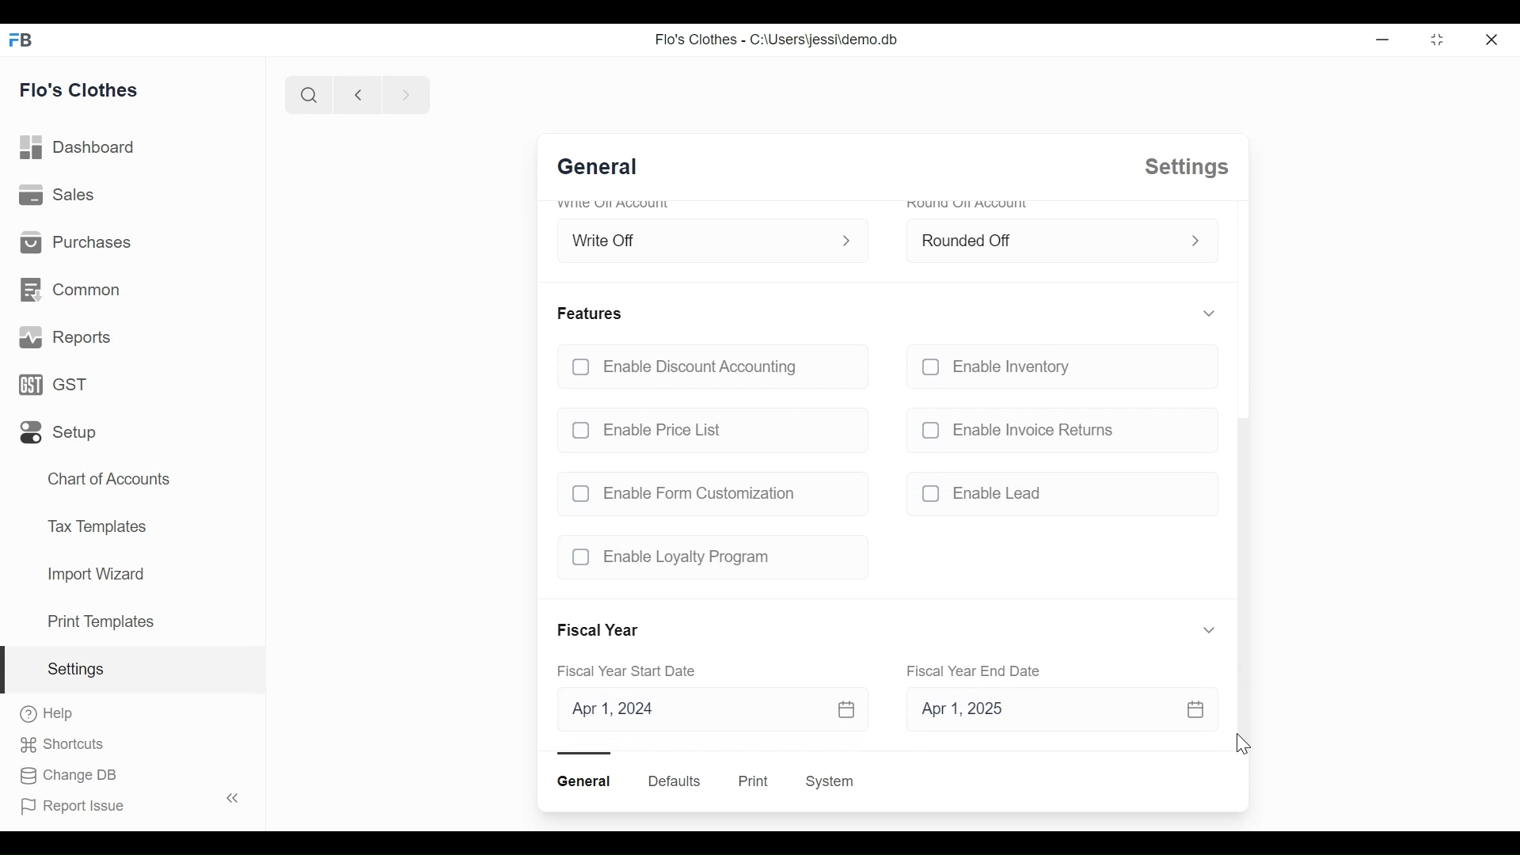 The width and height of the screenshot is (1520, 855). I want to click on Minimize, so click(1380, 39).